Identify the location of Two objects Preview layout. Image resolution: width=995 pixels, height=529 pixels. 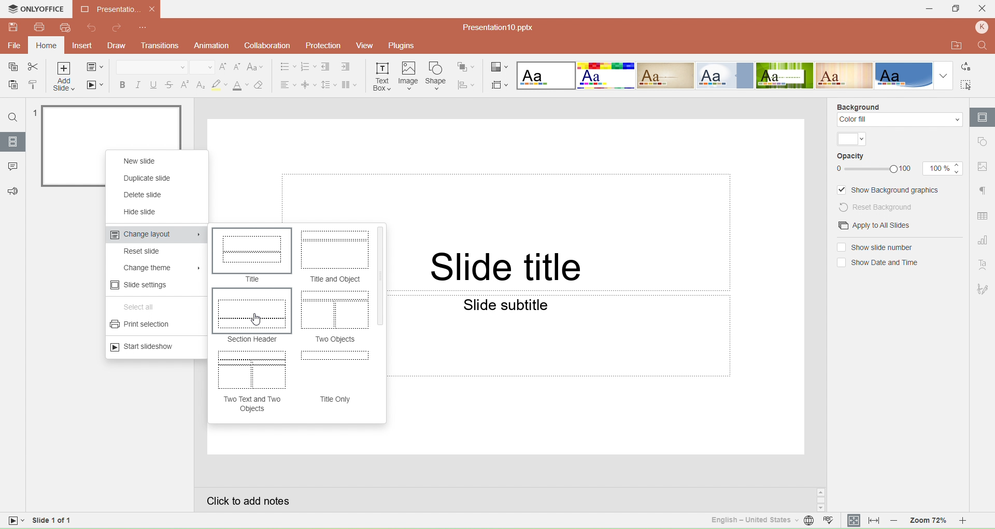
(333, 311).